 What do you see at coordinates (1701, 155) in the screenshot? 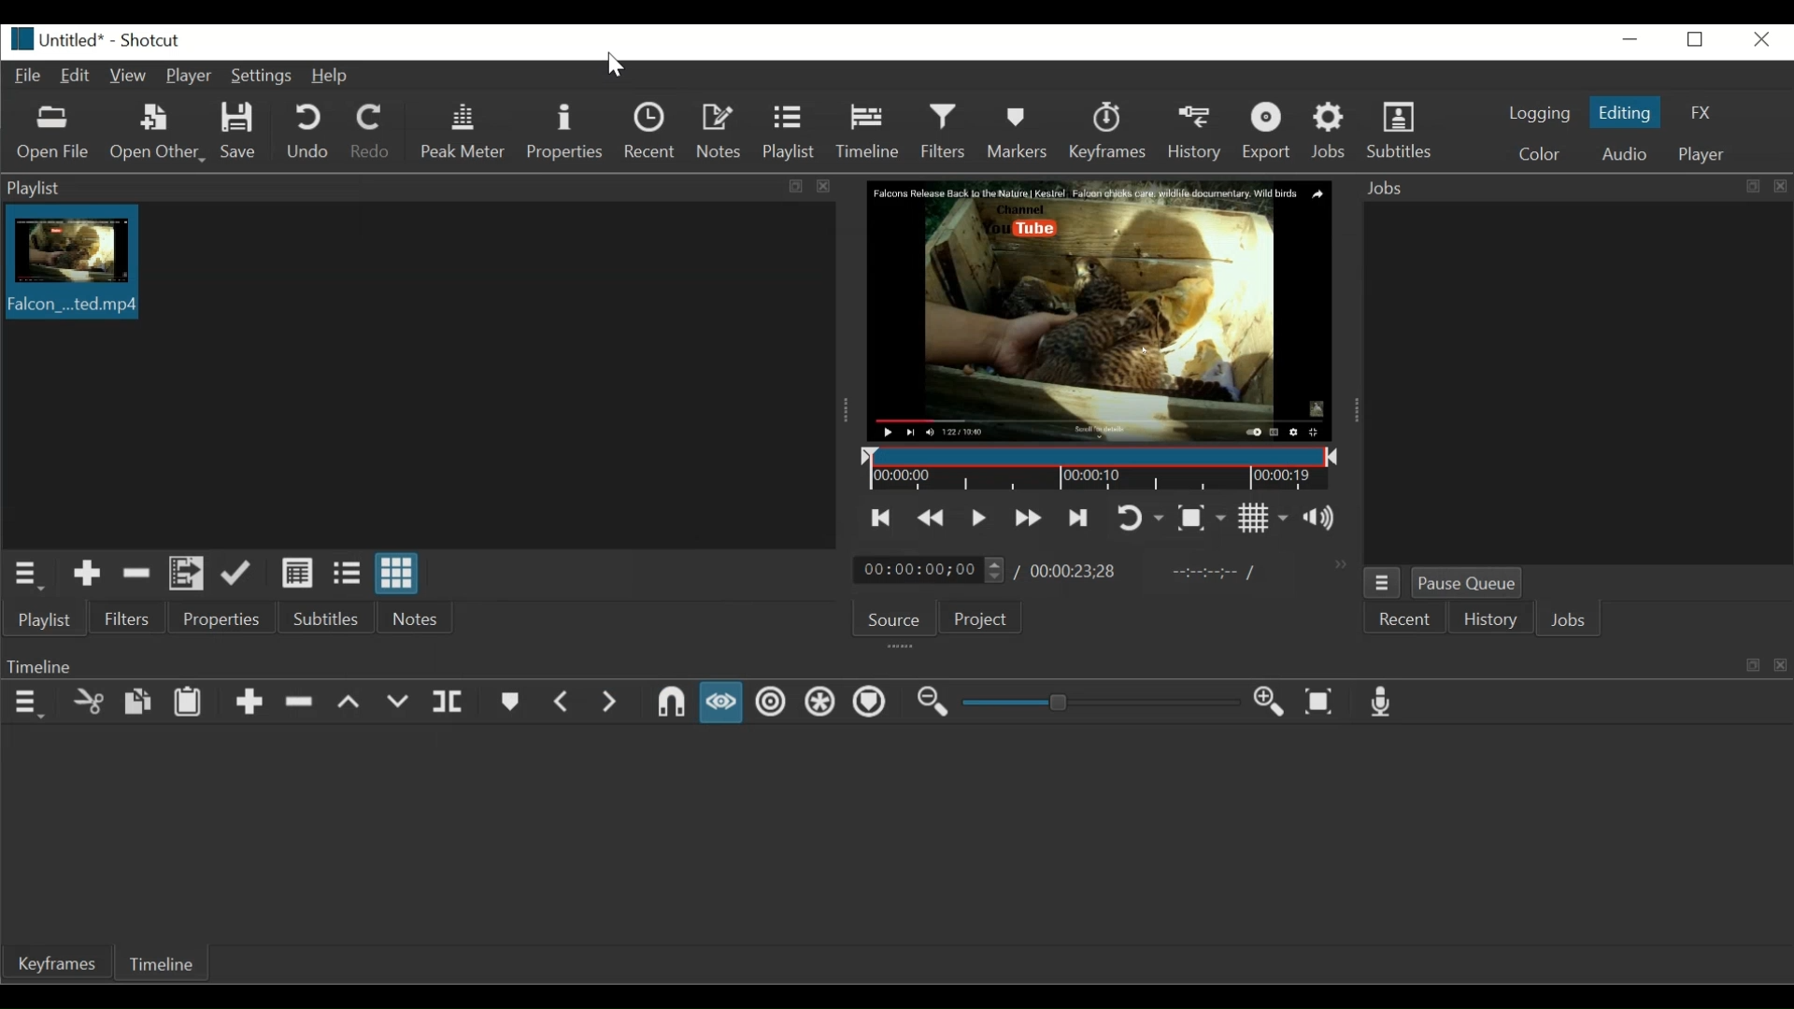
I see `Player` at bounding box center [1701, 155].